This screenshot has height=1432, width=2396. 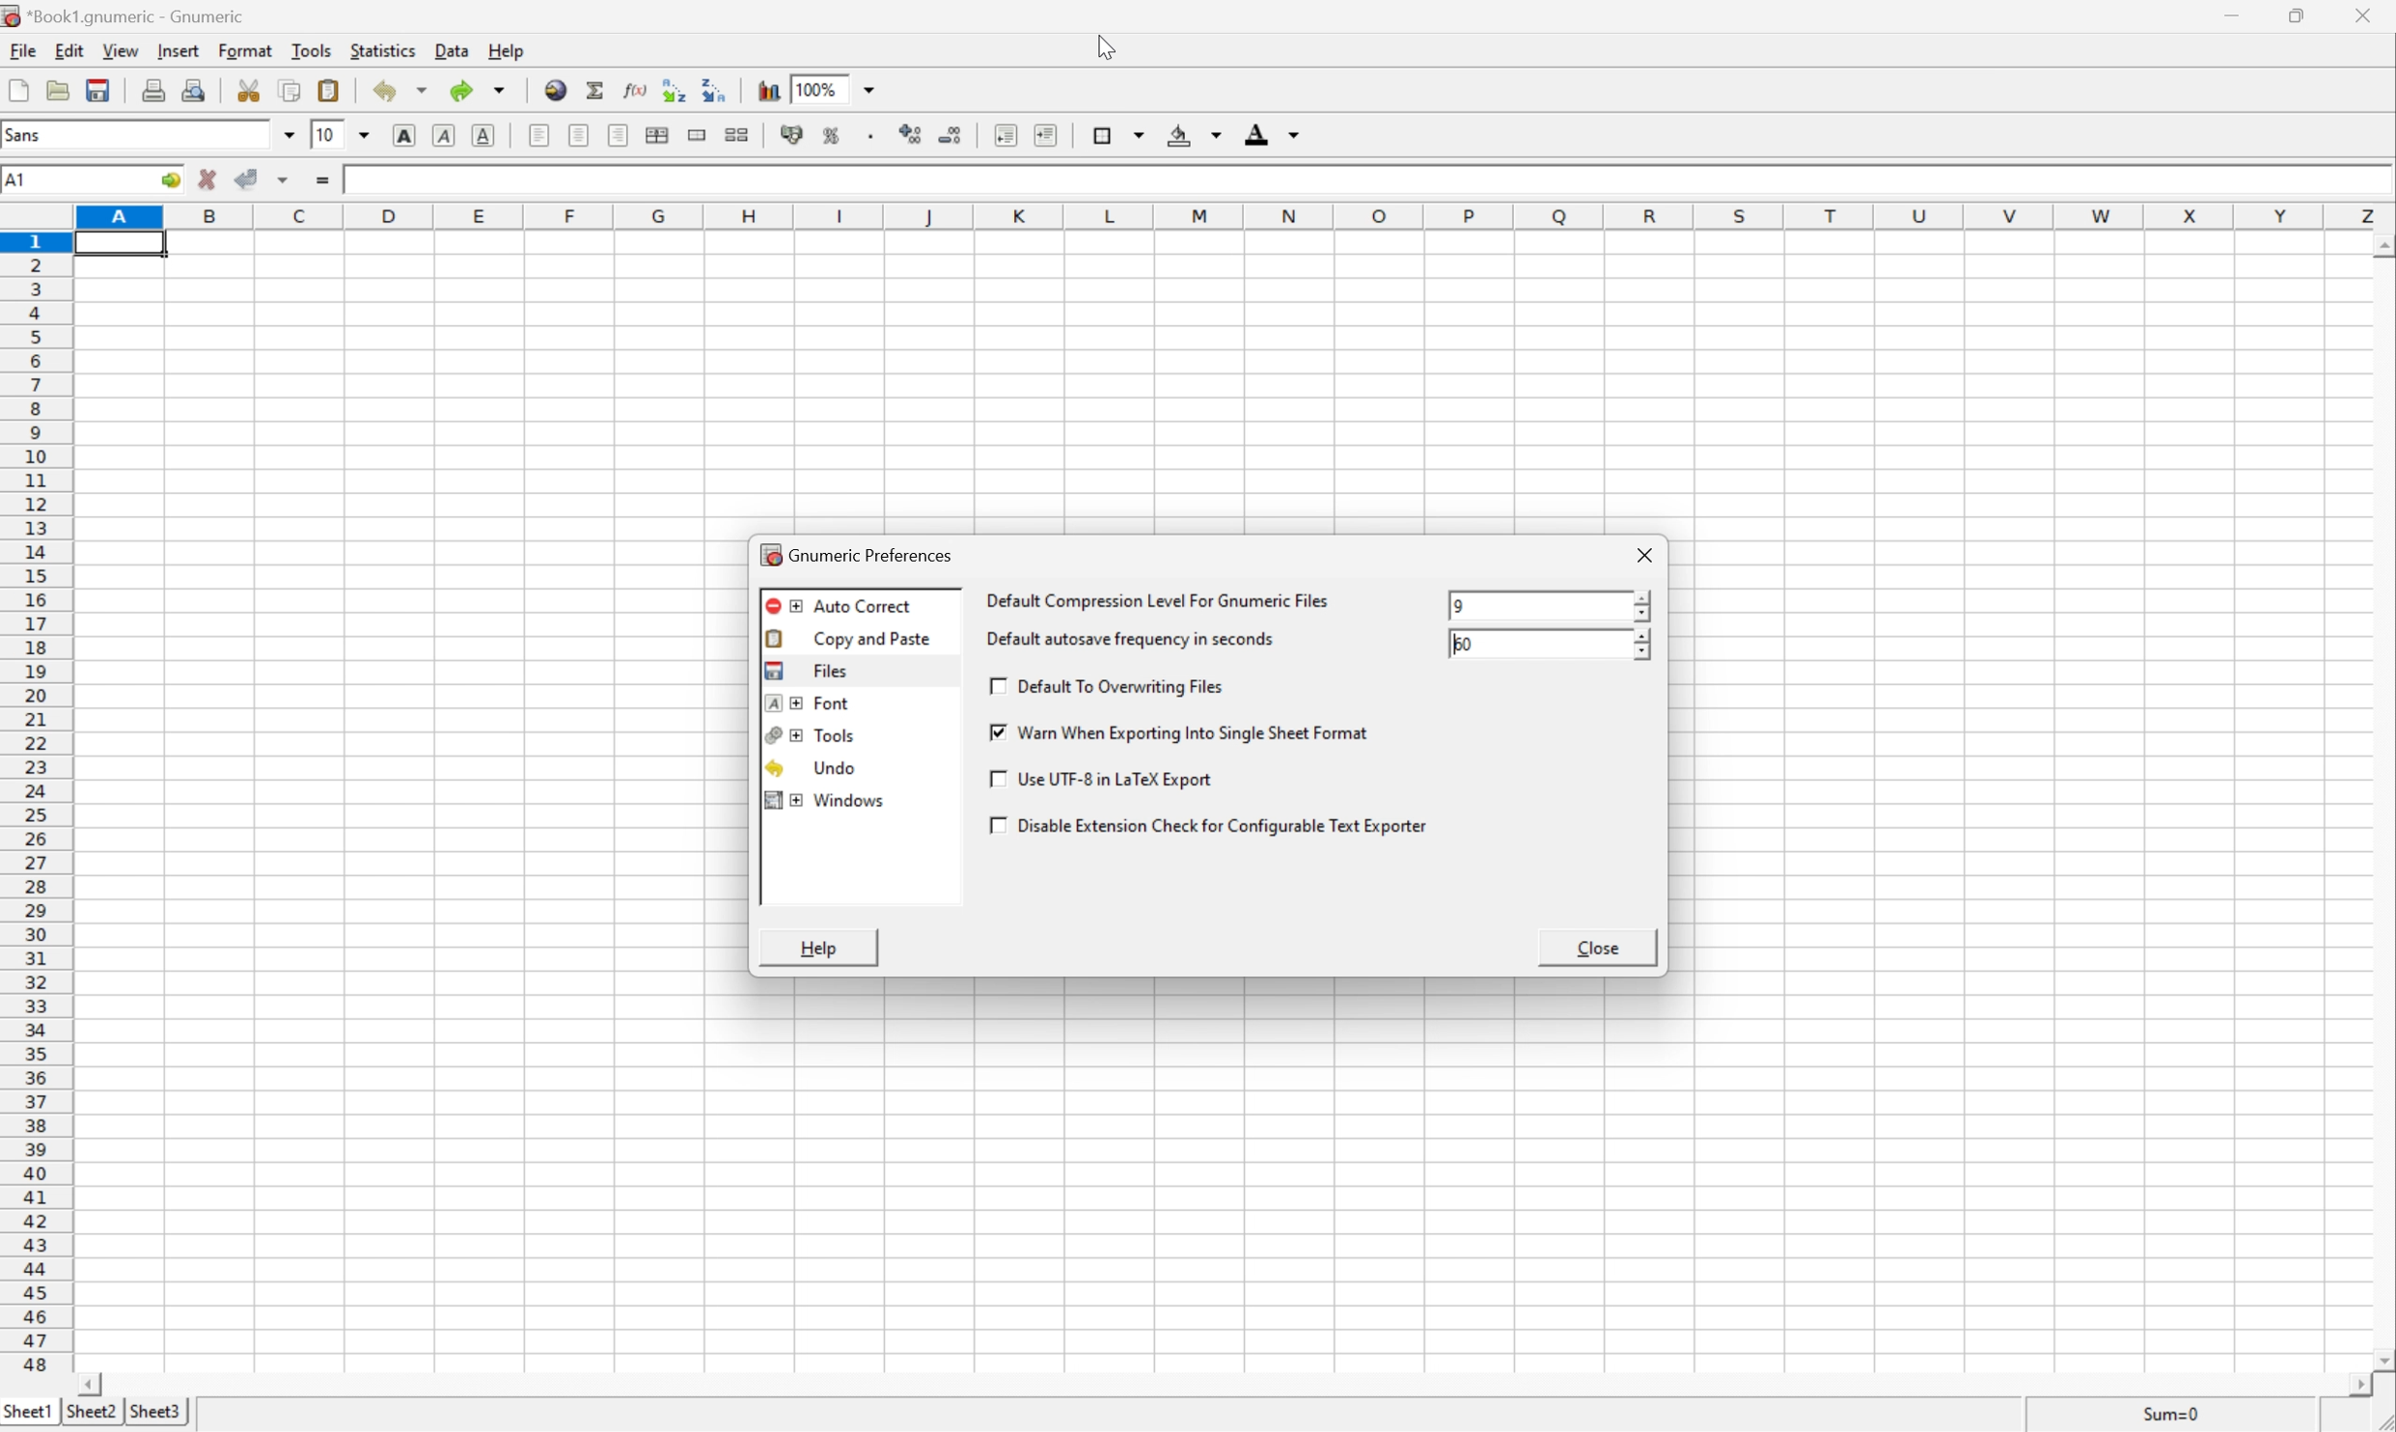 I want to click on split merged ranges of cells, so click(x=738, y=136).